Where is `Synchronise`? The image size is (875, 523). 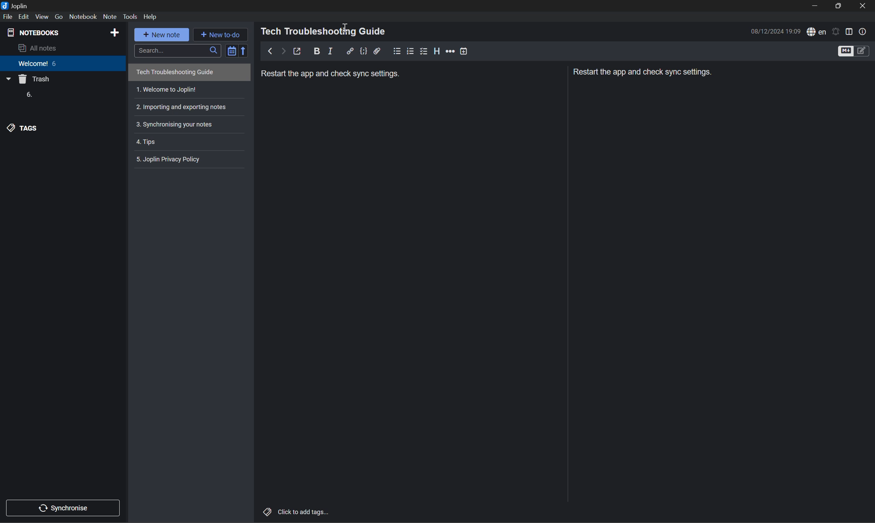 Synchronise is located at coordinates (66, 507).